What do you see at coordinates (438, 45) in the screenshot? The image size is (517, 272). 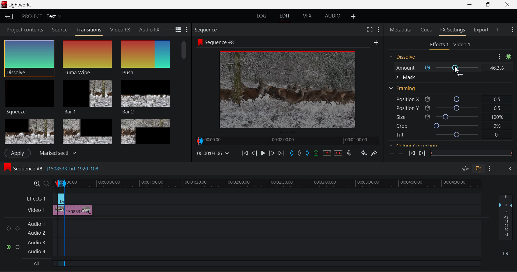 I see `Effects Settings` at bounding box center [438, 45].